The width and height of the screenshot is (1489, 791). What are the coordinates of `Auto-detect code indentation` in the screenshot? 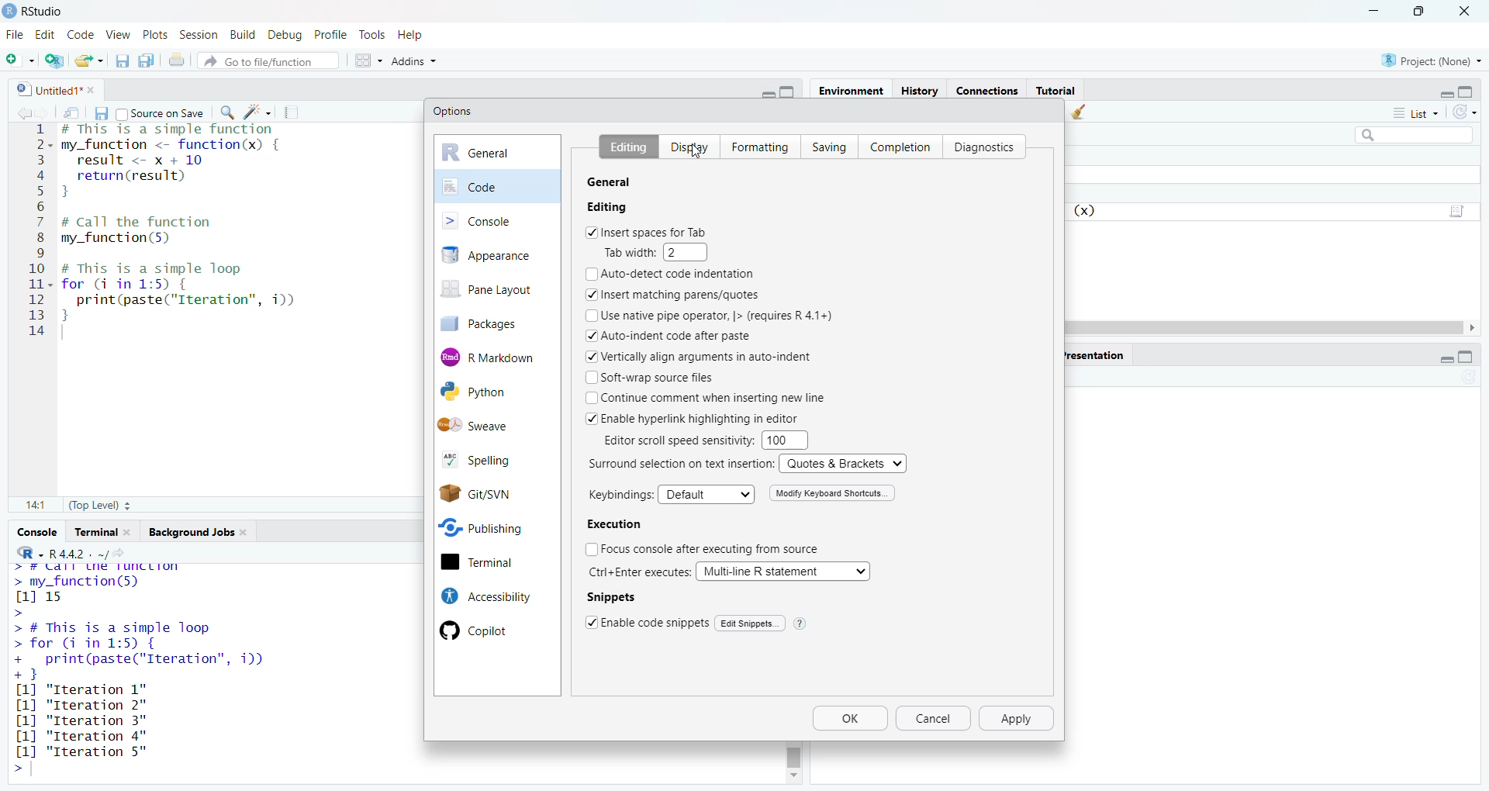 It's located at (674, 273).